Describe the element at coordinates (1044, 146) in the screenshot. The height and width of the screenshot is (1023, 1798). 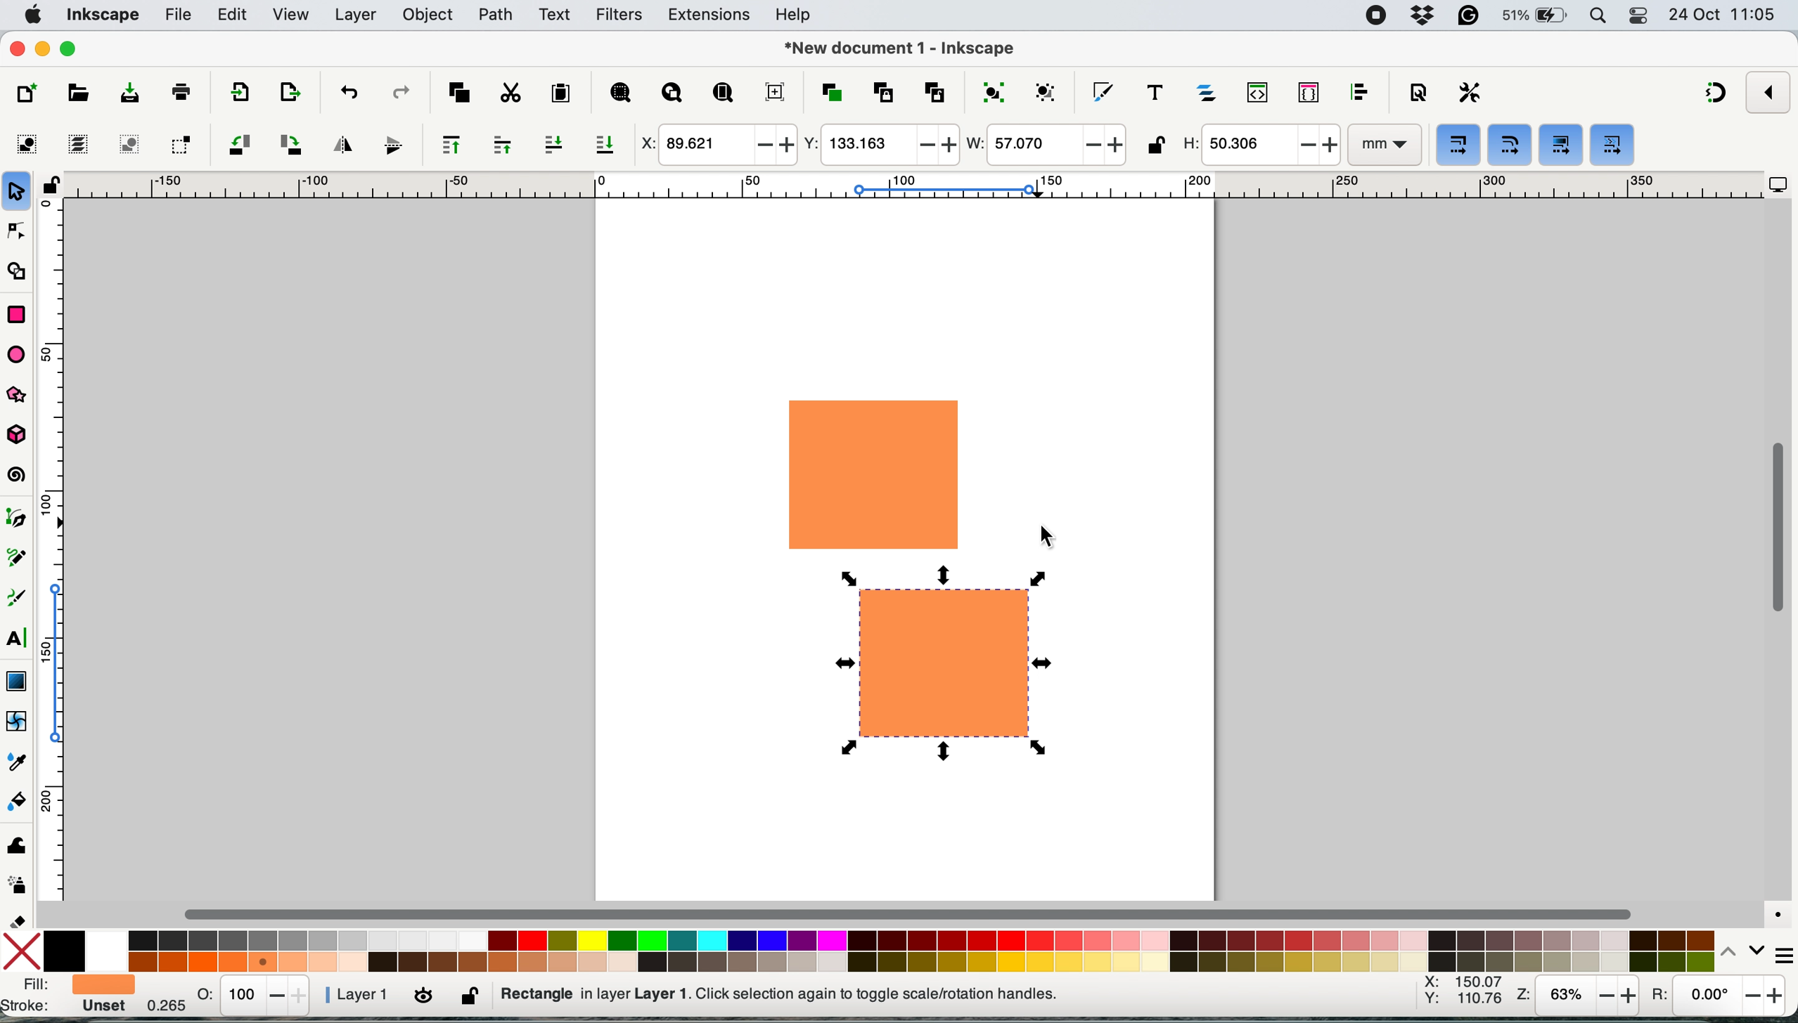
I see `width` at that location.